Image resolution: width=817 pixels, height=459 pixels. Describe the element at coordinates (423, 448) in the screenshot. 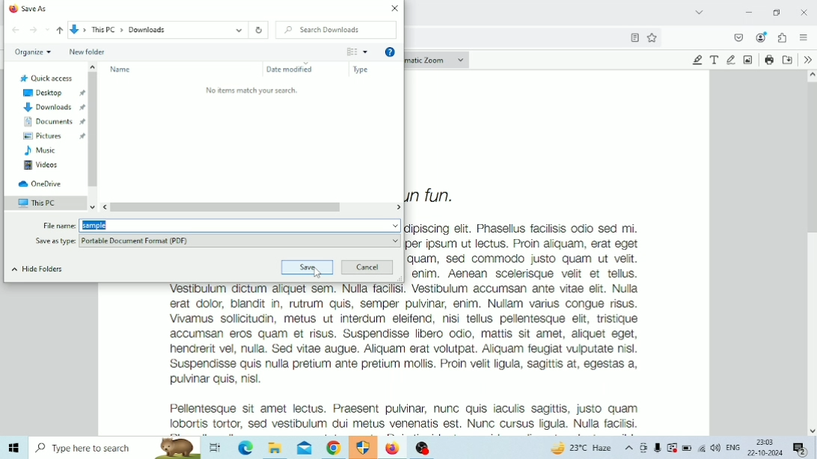

I see `OBS Studio` at that location.